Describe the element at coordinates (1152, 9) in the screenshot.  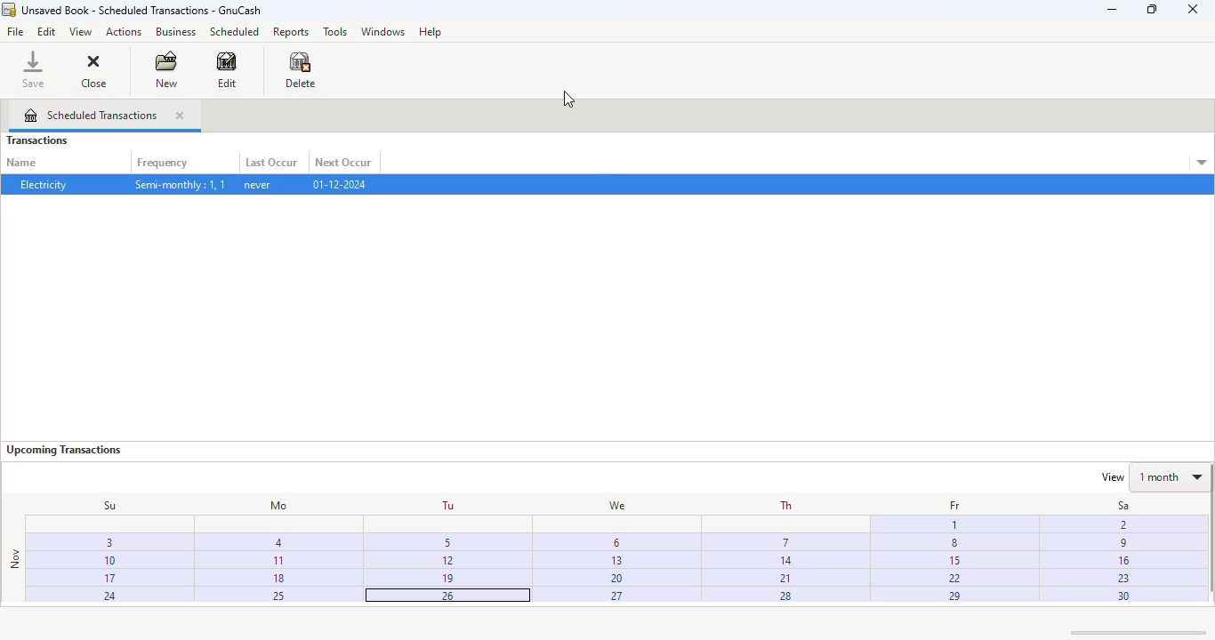
I see `maximize` at that location.